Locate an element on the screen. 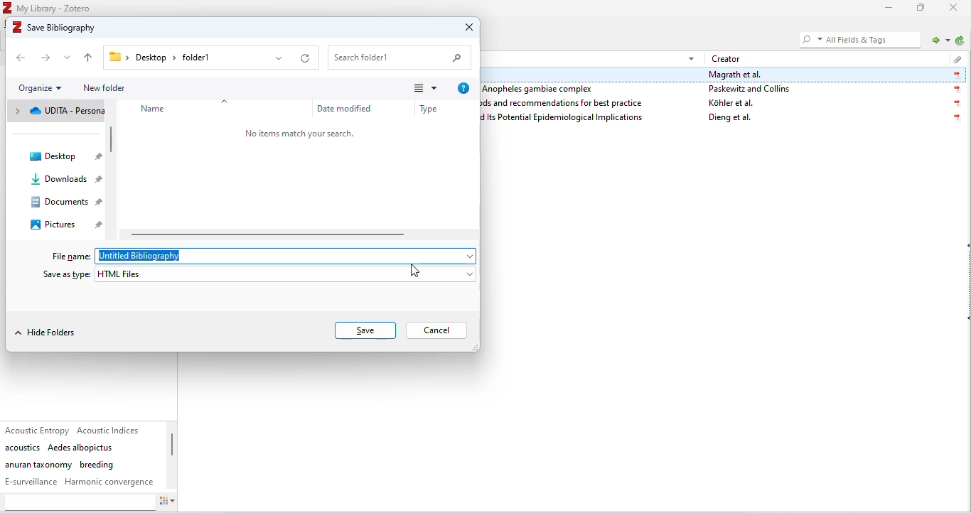 The width and height of the screenshot is (971, 513). refresh is located at coordinates (306, 59).